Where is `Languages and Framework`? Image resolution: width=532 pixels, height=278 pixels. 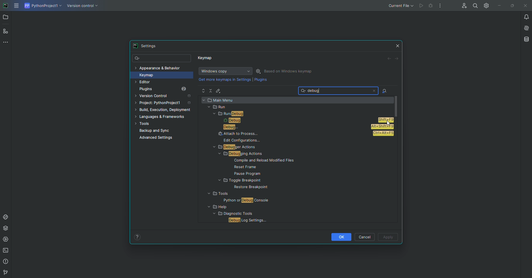
Languages and Framework is located at coordinates (162, 117).